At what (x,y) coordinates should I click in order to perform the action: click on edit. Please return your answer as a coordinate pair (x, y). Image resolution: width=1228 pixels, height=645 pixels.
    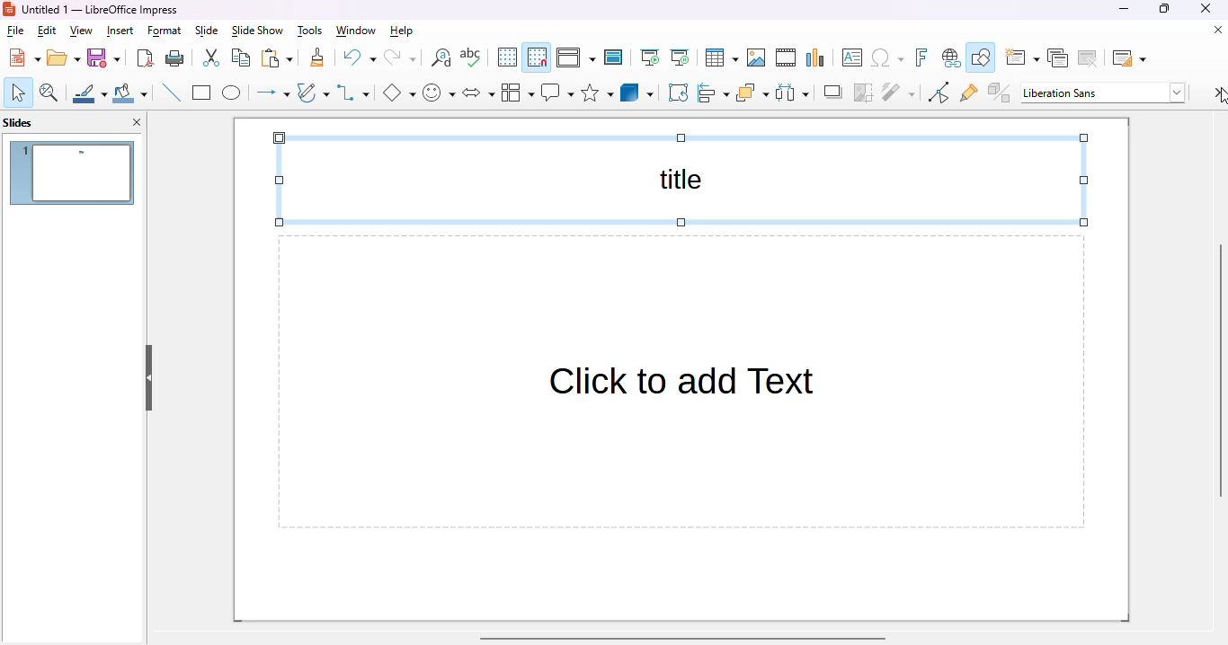
    Looking at the image, I should click on (48, 31).